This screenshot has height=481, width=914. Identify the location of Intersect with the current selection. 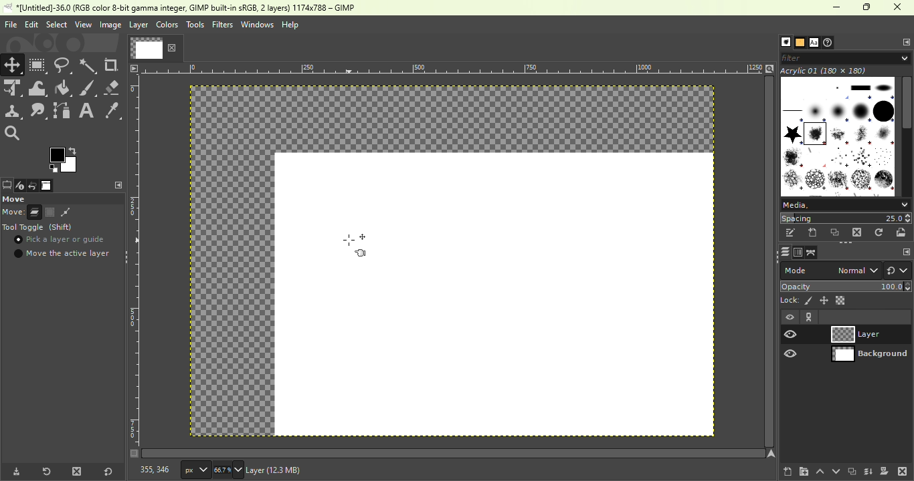
(84, 212).